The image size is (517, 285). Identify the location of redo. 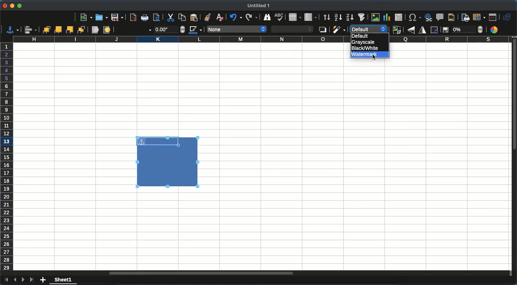
(250, 17).